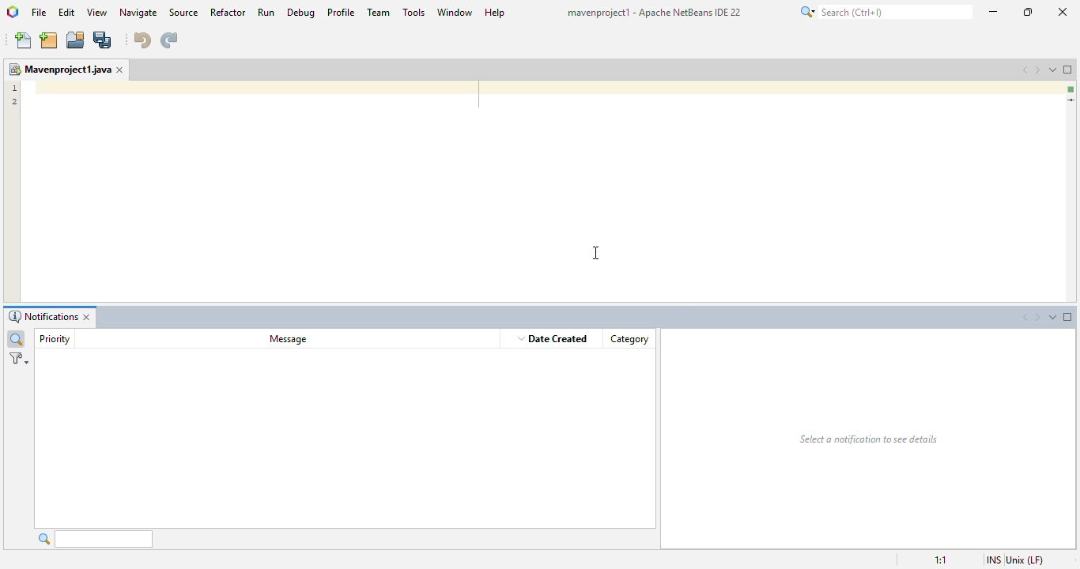 This screenshot has height=569, width=1080. Describe the element at coordinates (54, 339) in the screenshot. I see `priority` at that location.